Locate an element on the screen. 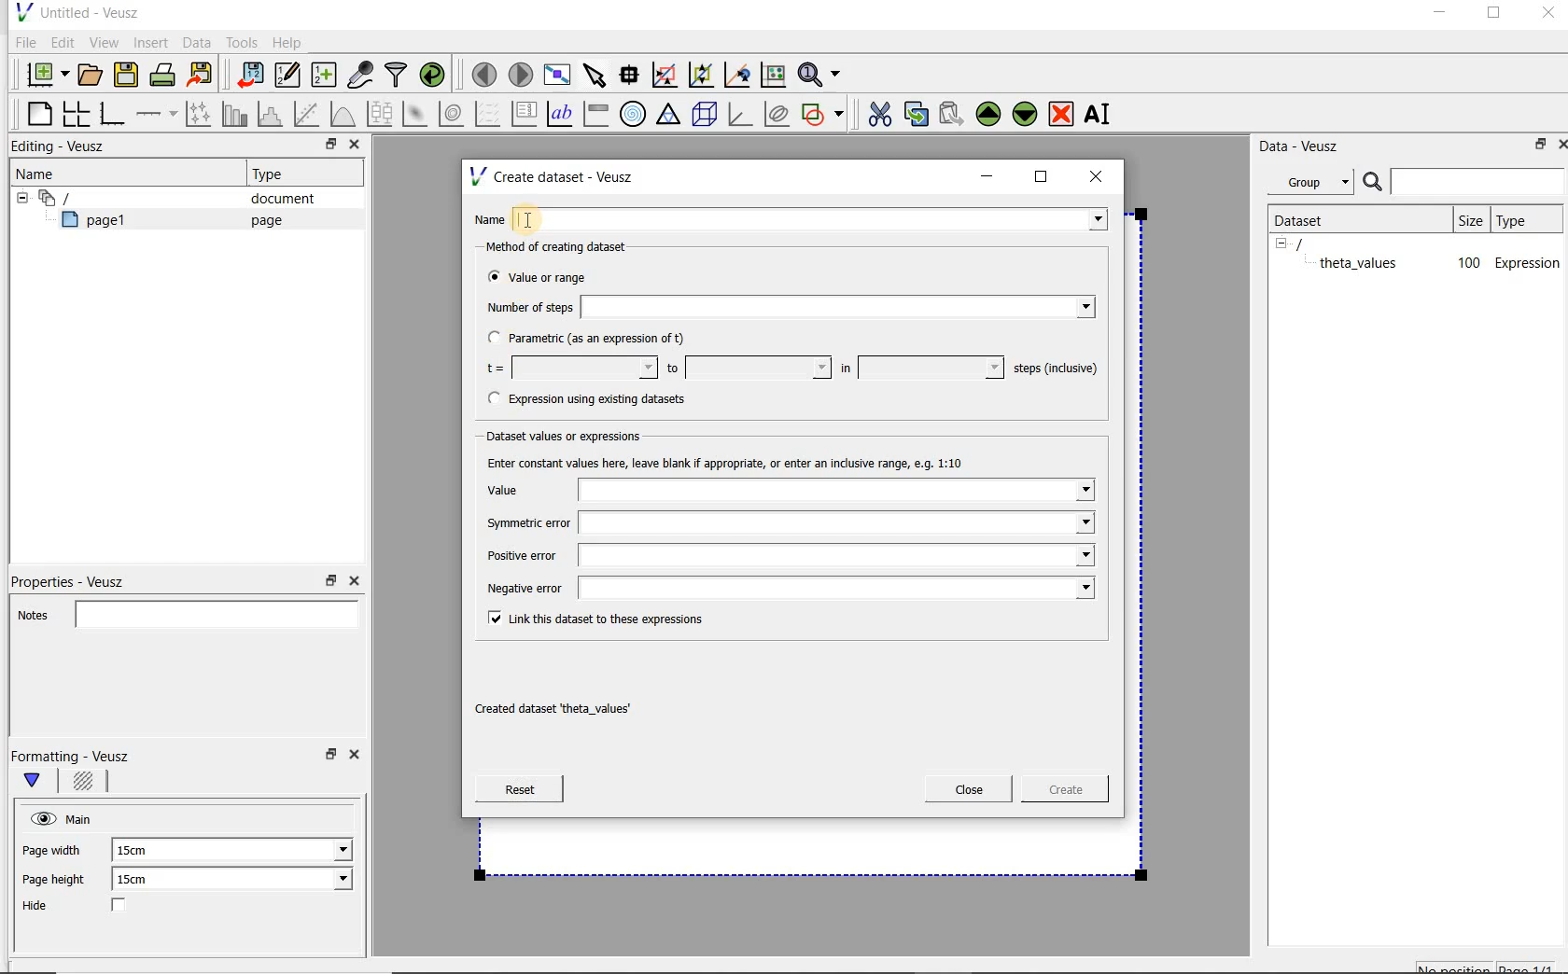 The image size is (1568, 974). 15cm is located at coordinates (142, 851).